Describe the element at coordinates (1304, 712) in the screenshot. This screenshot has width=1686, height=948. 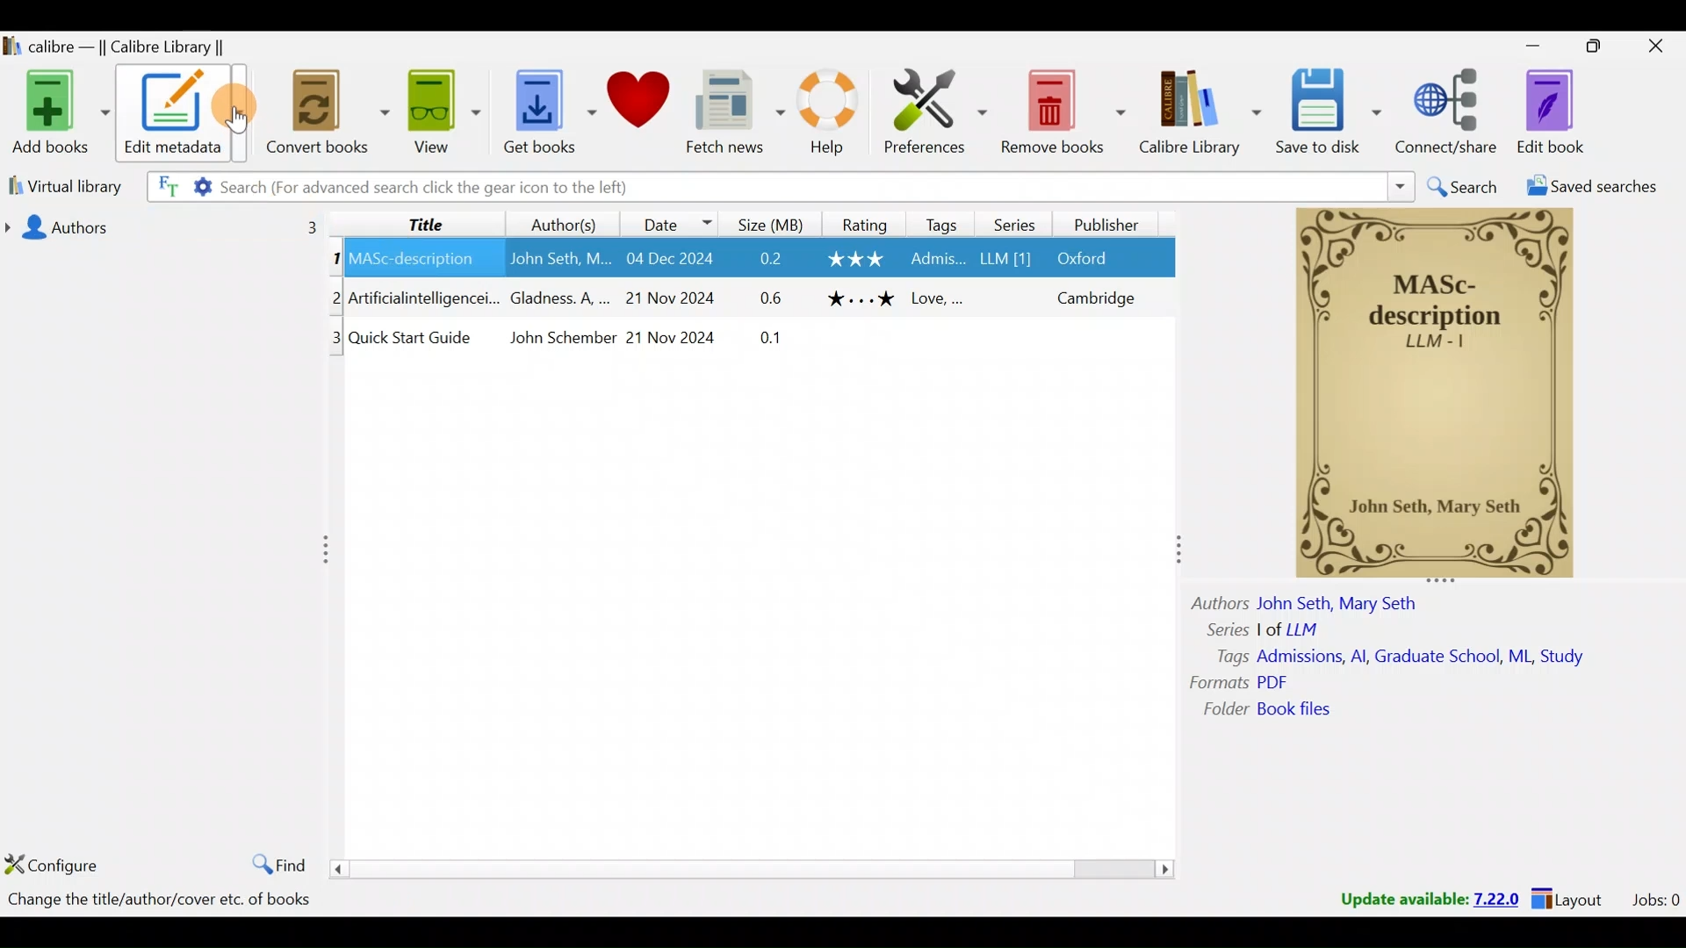
I see `` at that location.